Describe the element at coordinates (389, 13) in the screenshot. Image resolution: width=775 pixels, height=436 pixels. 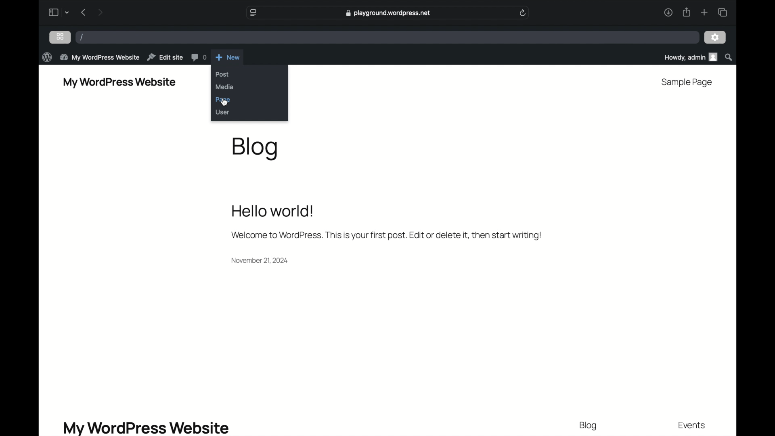
I see `web address` at that location.